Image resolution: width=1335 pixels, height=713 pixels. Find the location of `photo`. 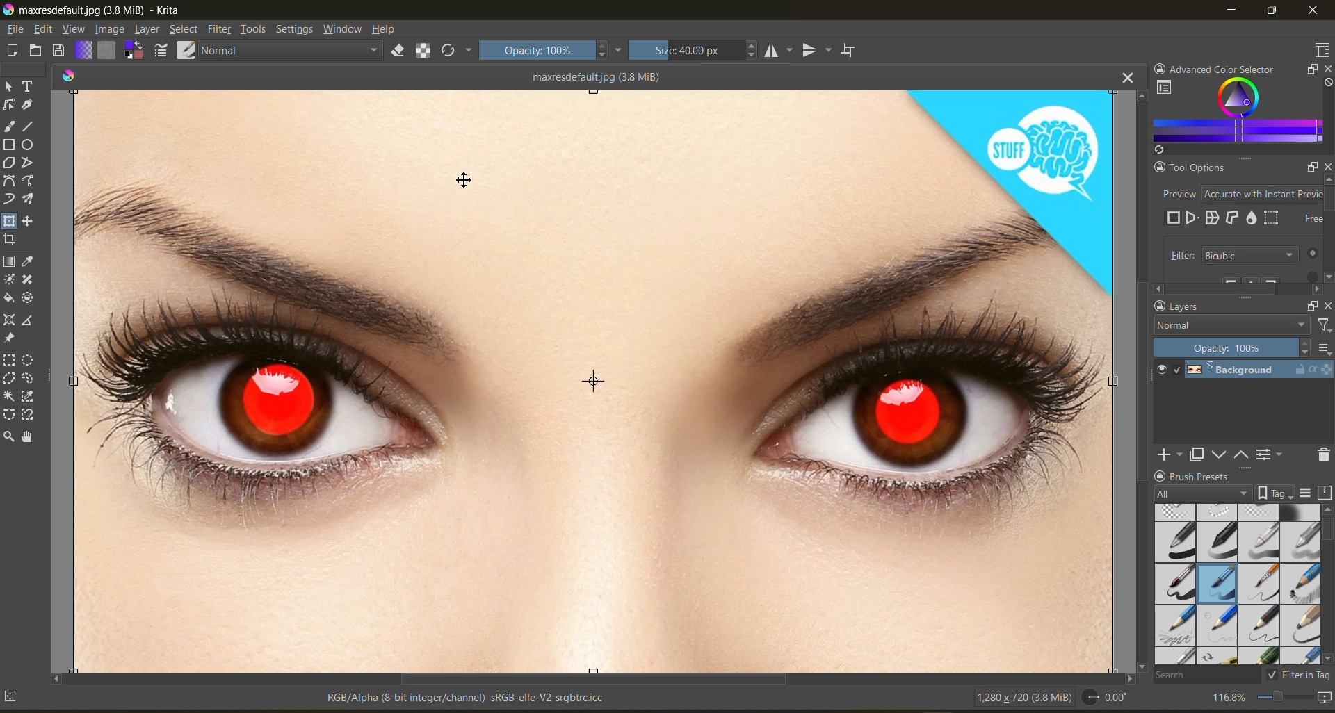

photo is located at coordinates (596, 376).